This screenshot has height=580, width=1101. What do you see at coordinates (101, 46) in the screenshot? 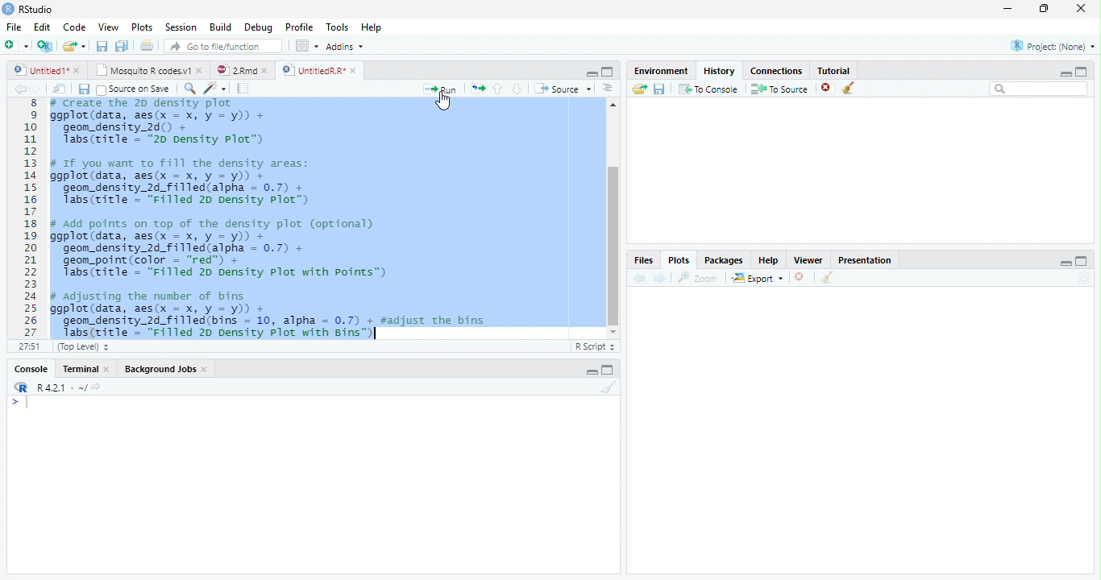
I see `save current document` at bounding box center [101, 46].